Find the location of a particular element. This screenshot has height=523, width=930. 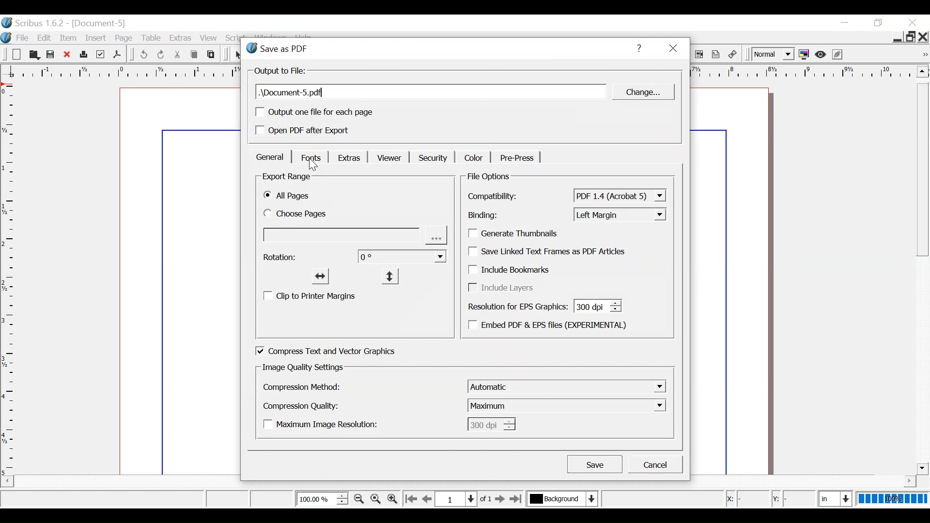

Open is located at coordinates (33, 55).